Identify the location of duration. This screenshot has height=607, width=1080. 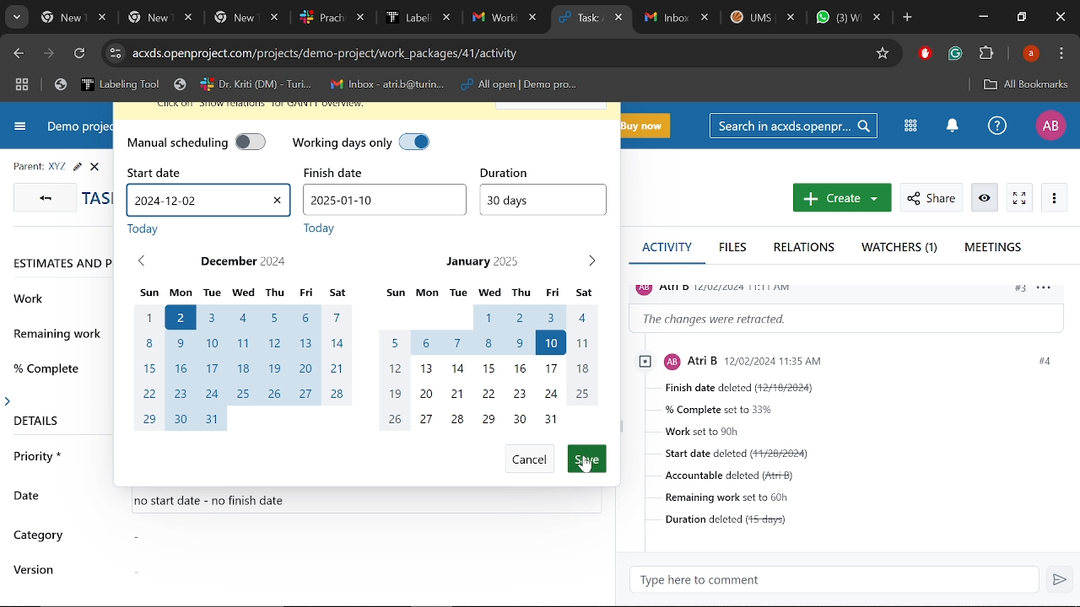
(510, 171).